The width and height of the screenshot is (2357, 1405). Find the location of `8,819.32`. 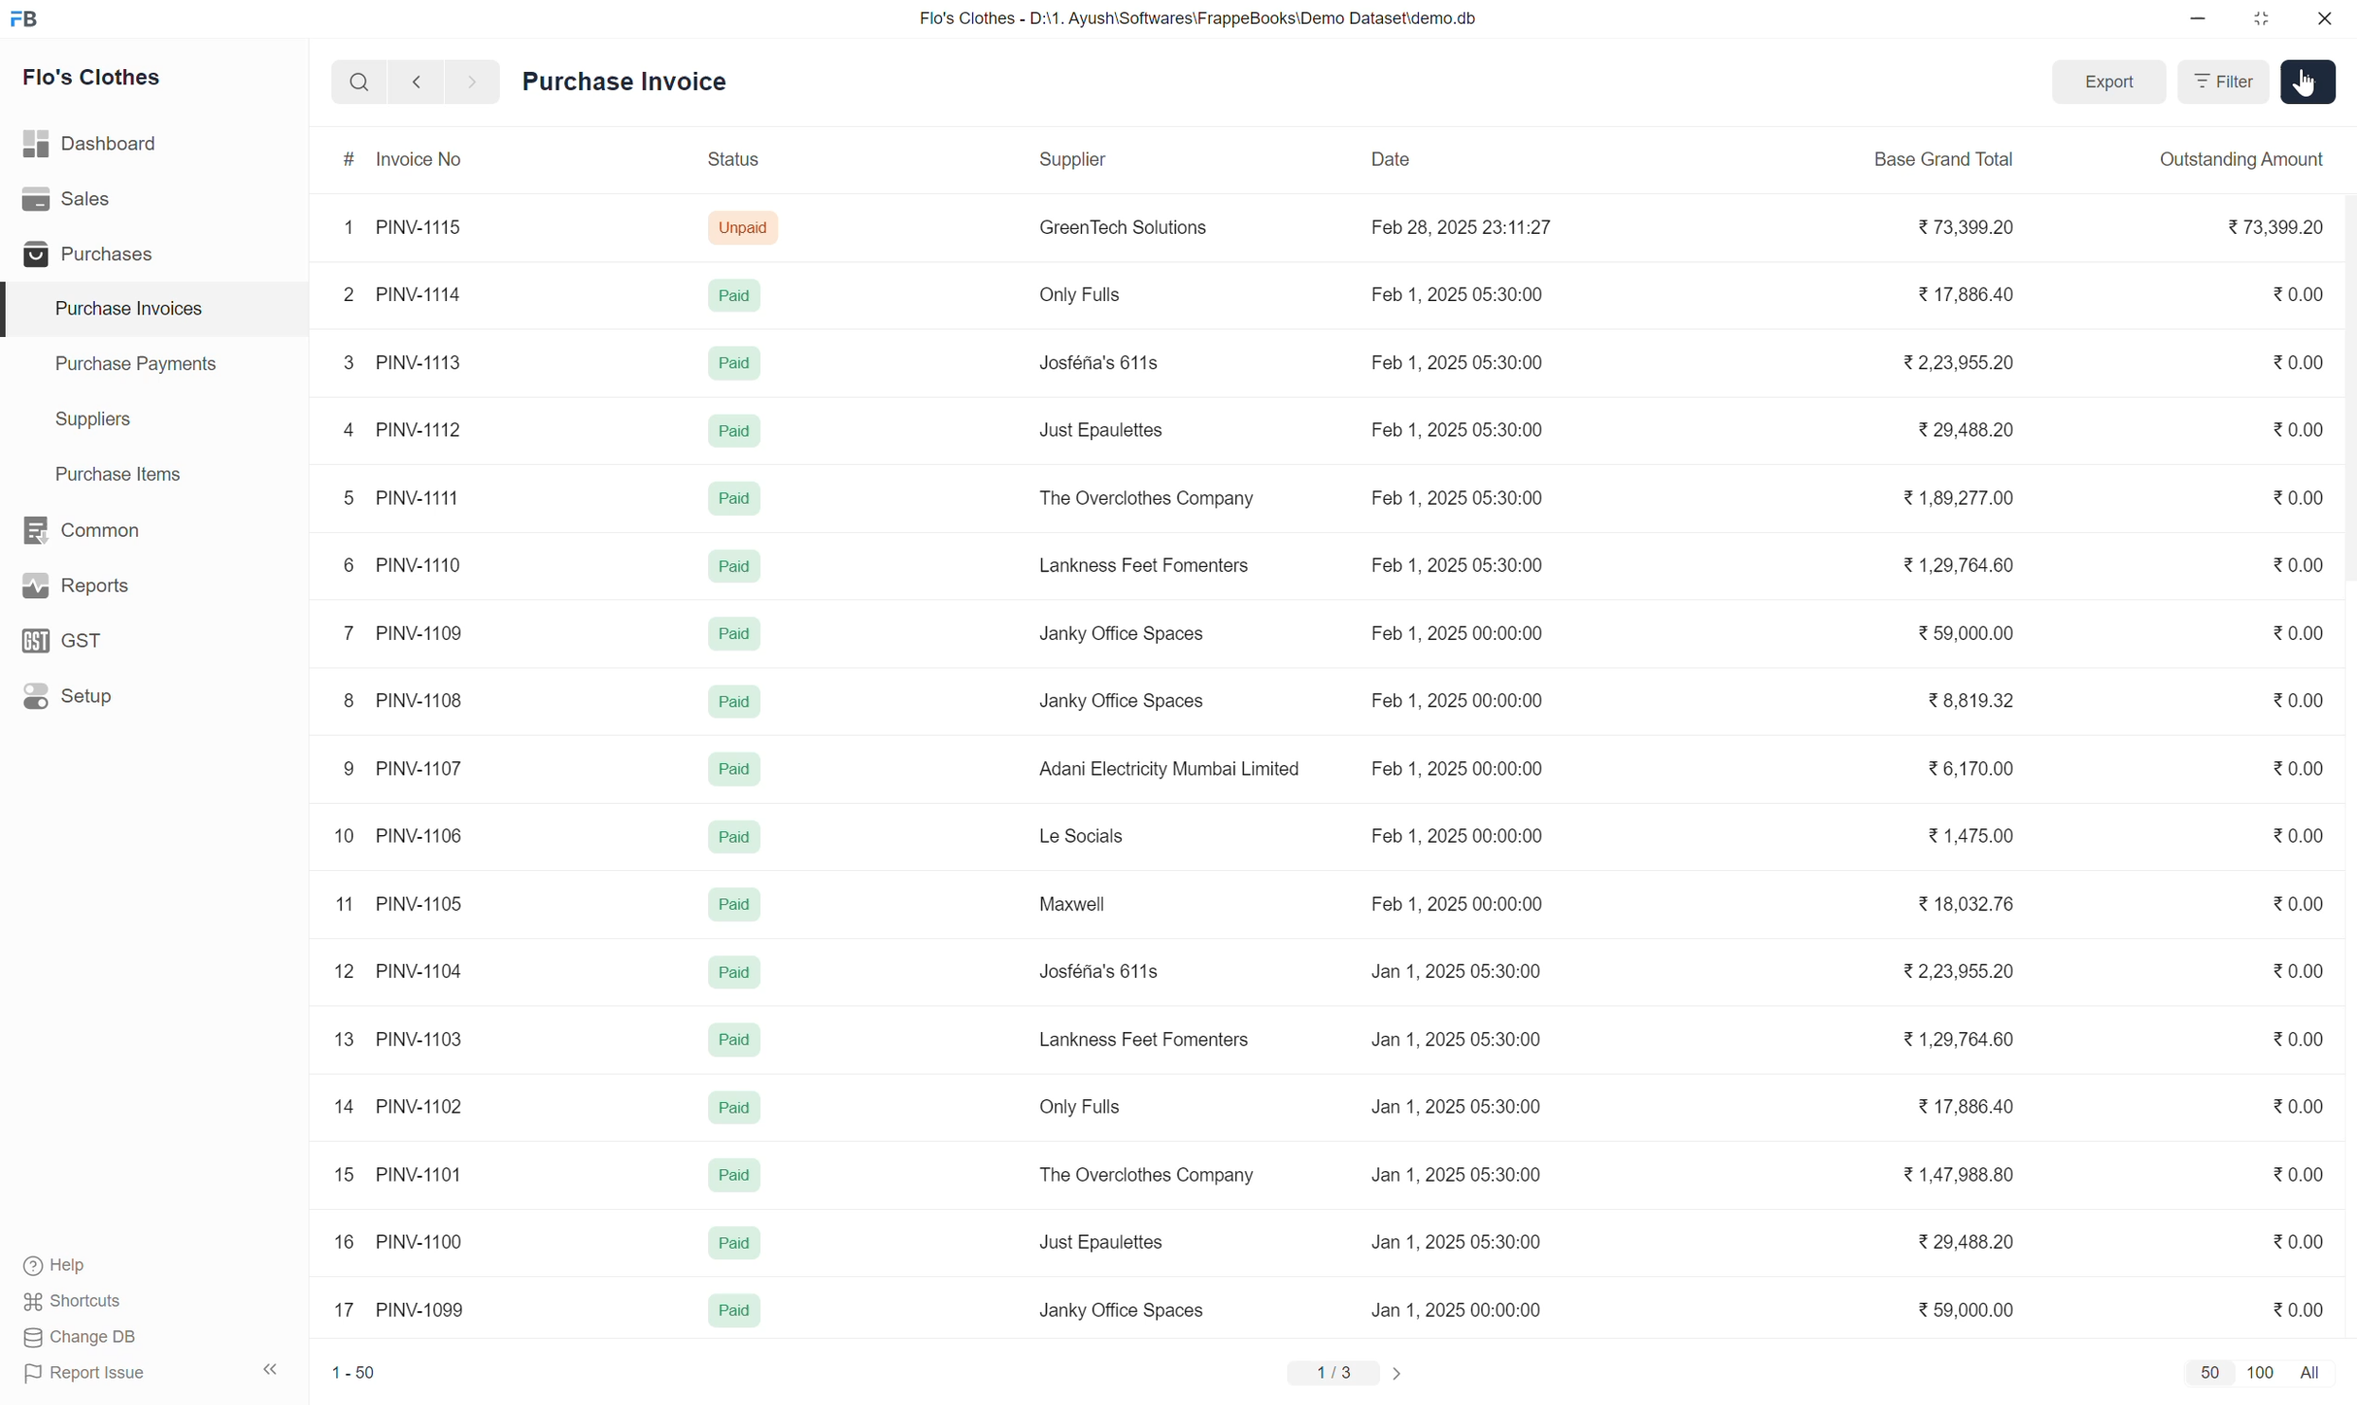

8,819.32 is located at coordinates (1974, 705).